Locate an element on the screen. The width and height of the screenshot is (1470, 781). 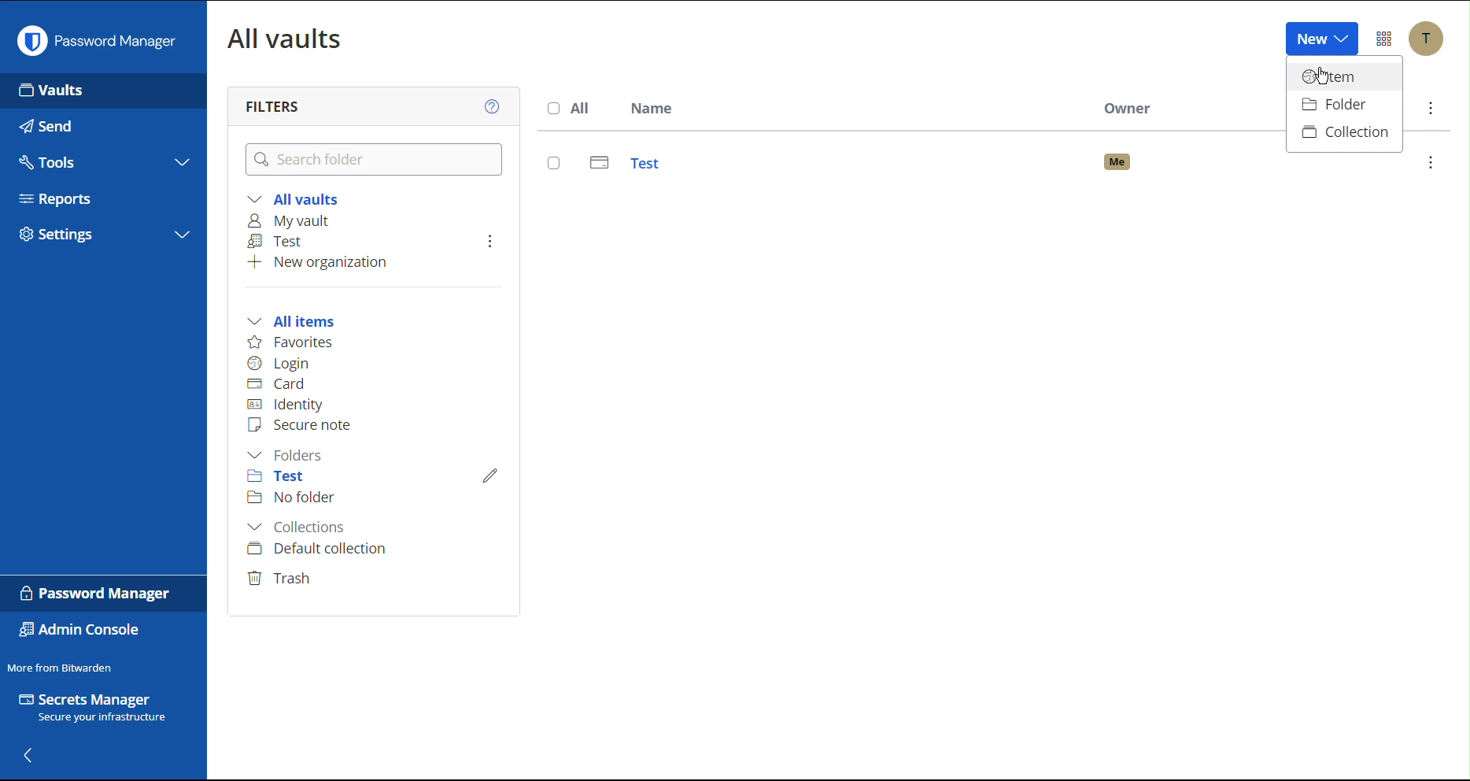
Card is located at coordinates (279, 382).